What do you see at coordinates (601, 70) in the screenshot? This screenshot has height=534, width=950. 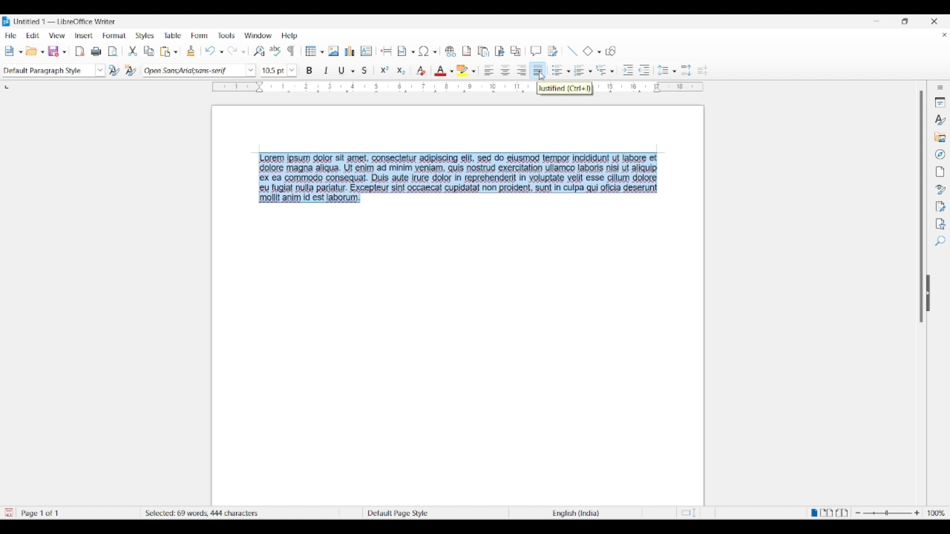 I see `Selected outline format` at bounding box center [601, 70].